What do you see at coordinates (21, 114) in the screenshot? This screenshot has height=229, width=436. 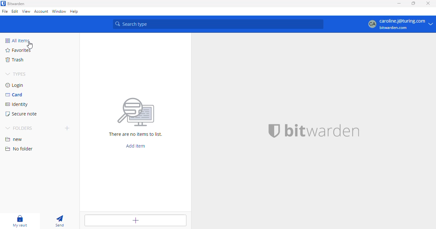 I see `secure note` at bounding box center [21, 114].